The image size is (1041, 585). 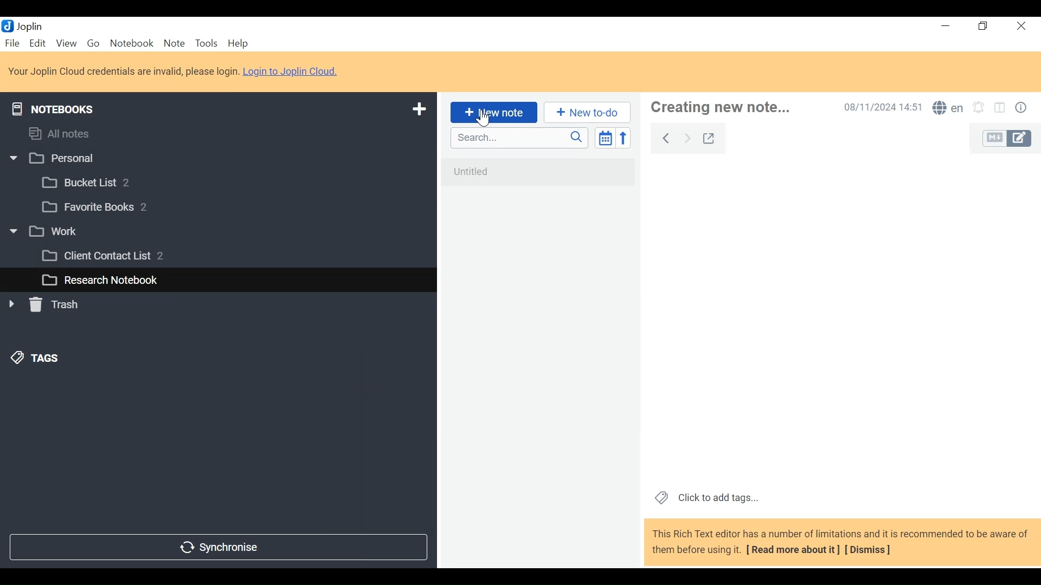 What do you see at coordinates (69, 132) in the screenshot?
I see `All notes` at bounding box center [69, 132].